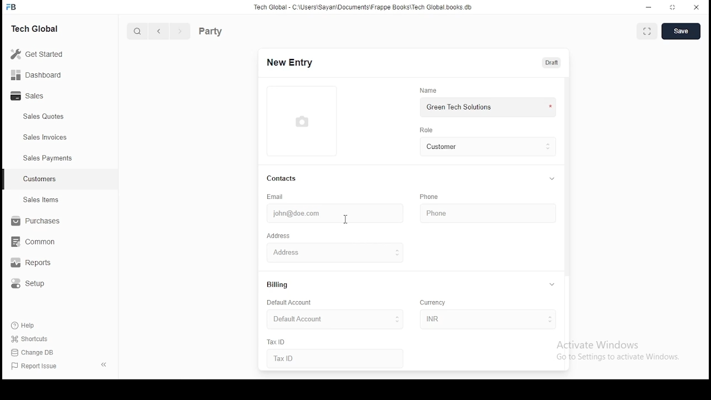 This screenshot has height=400, width=711. Describe the element at coordinates (324, 214) in the screenshot. I see `john@doe.com` at that location.